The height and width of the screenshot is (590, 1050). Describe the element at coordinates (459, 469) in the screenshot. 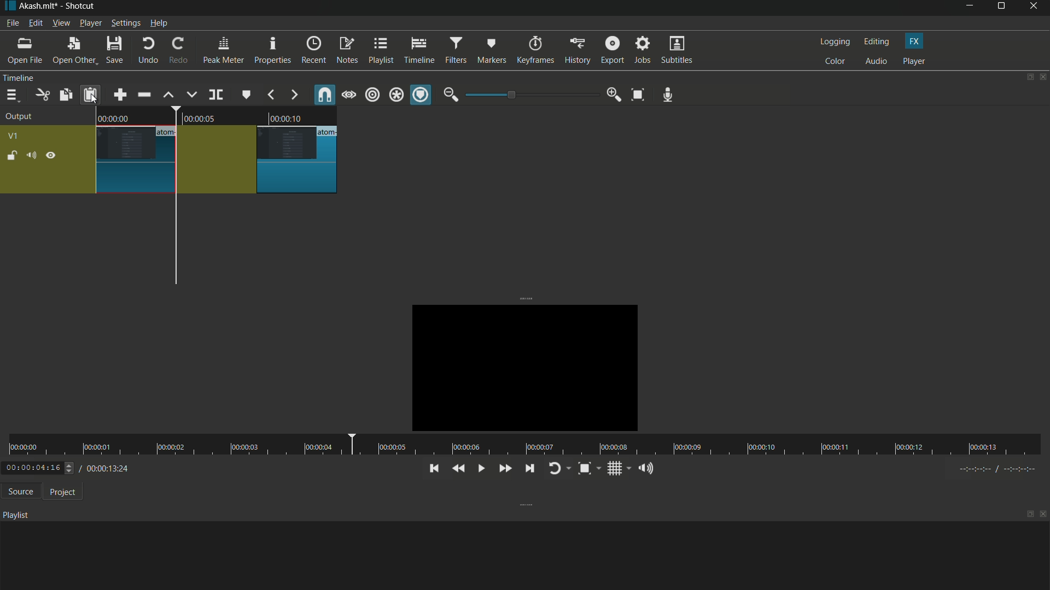

I see `quickly play backward` at that location.